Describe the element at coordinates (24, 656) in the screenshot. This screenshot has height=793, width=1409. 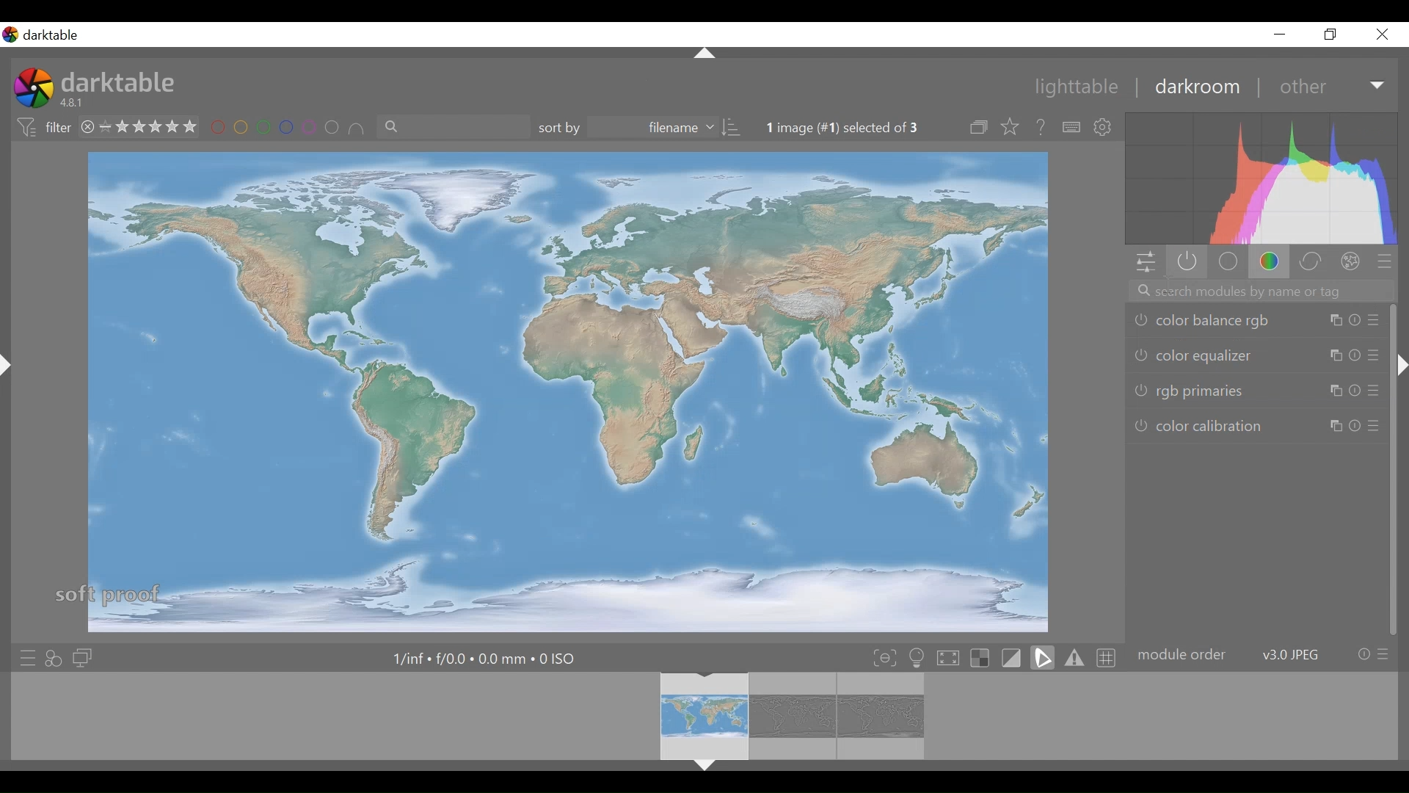
I see `quick access presets` at that location.